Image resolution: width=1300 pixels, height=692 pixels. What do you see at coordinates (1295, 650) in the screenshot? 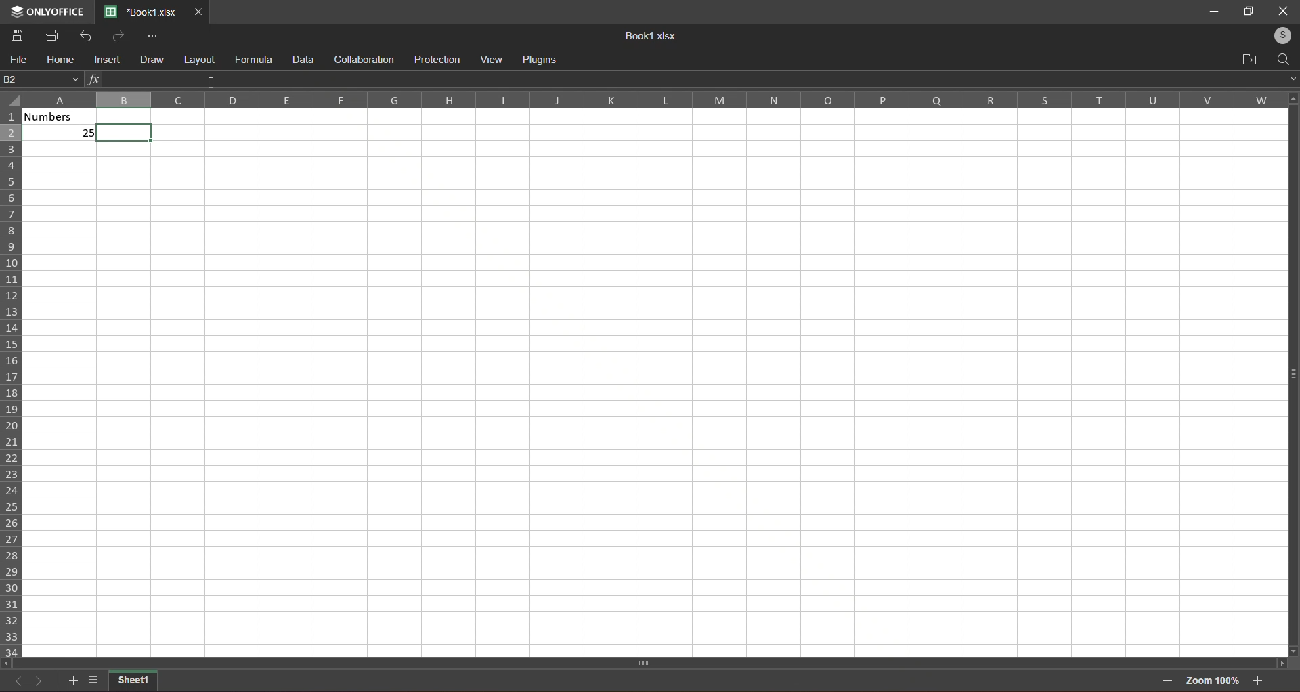
I see `scroll down` at bounding box center [1295, 650].